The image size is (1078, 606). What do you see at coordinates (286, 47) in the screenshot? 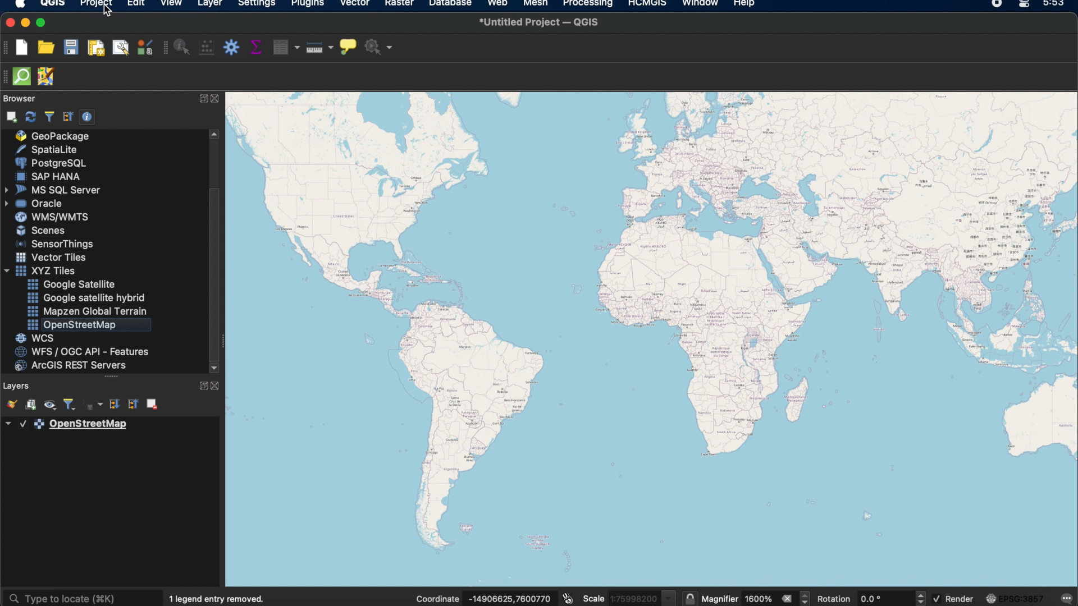
I see `open attribute table` at bounding box center [286, 47].